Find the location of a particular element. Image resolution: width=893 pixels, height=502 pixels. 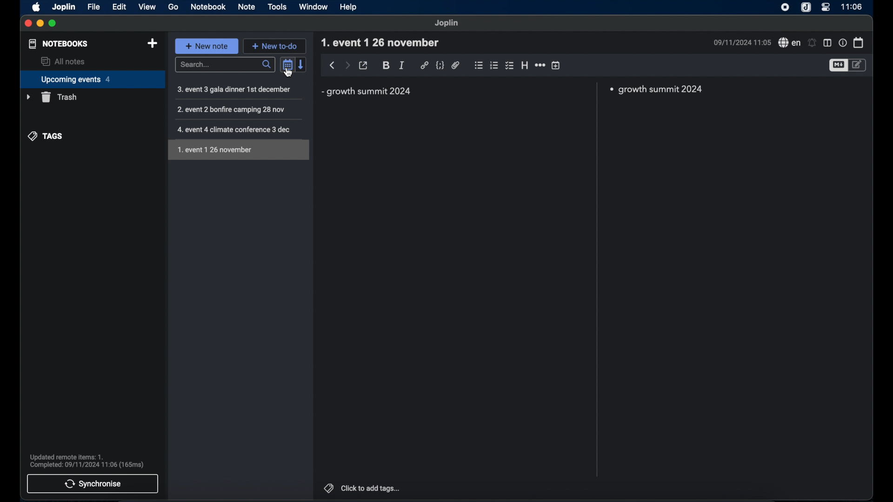

maximize  is located at coordinates (53, 23).